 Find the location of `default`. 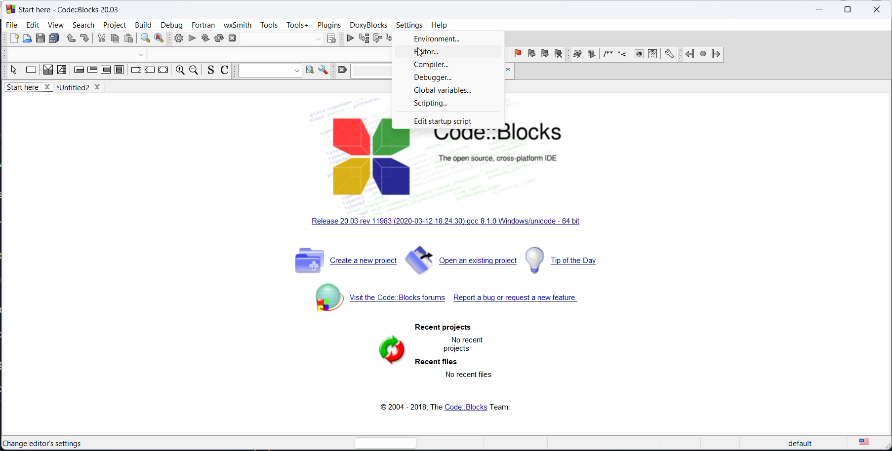

default is located at coordinates (801, 441).